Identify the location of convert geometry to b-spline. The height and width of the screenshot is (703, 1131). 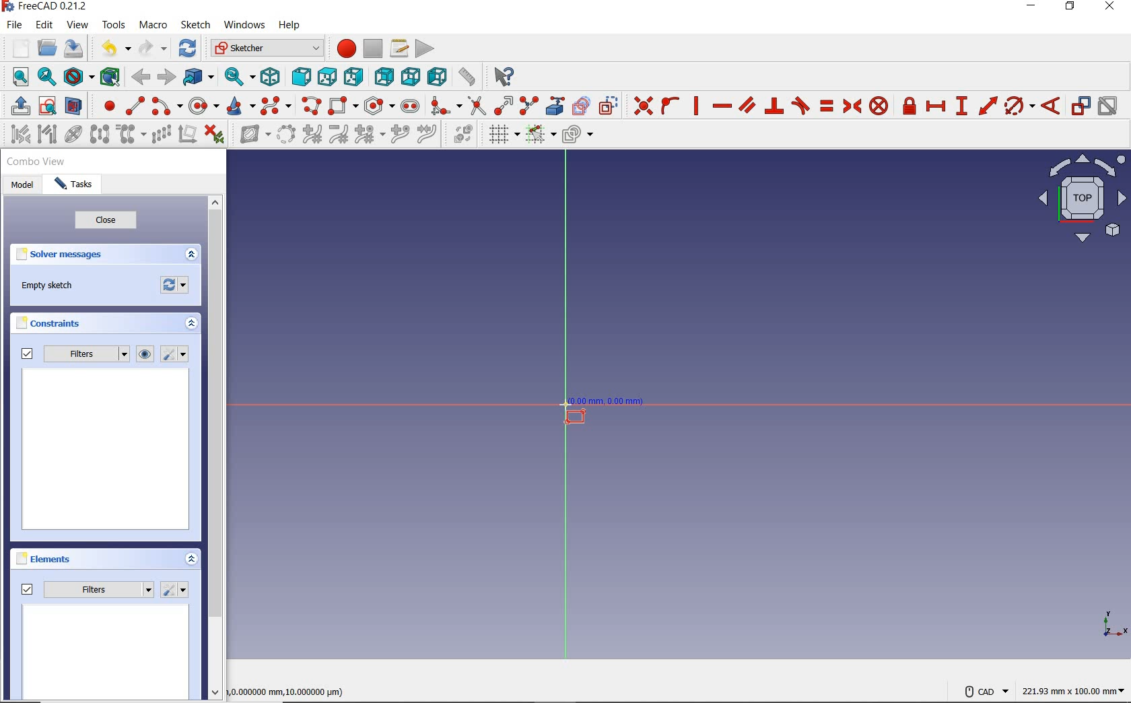
(285, 134).